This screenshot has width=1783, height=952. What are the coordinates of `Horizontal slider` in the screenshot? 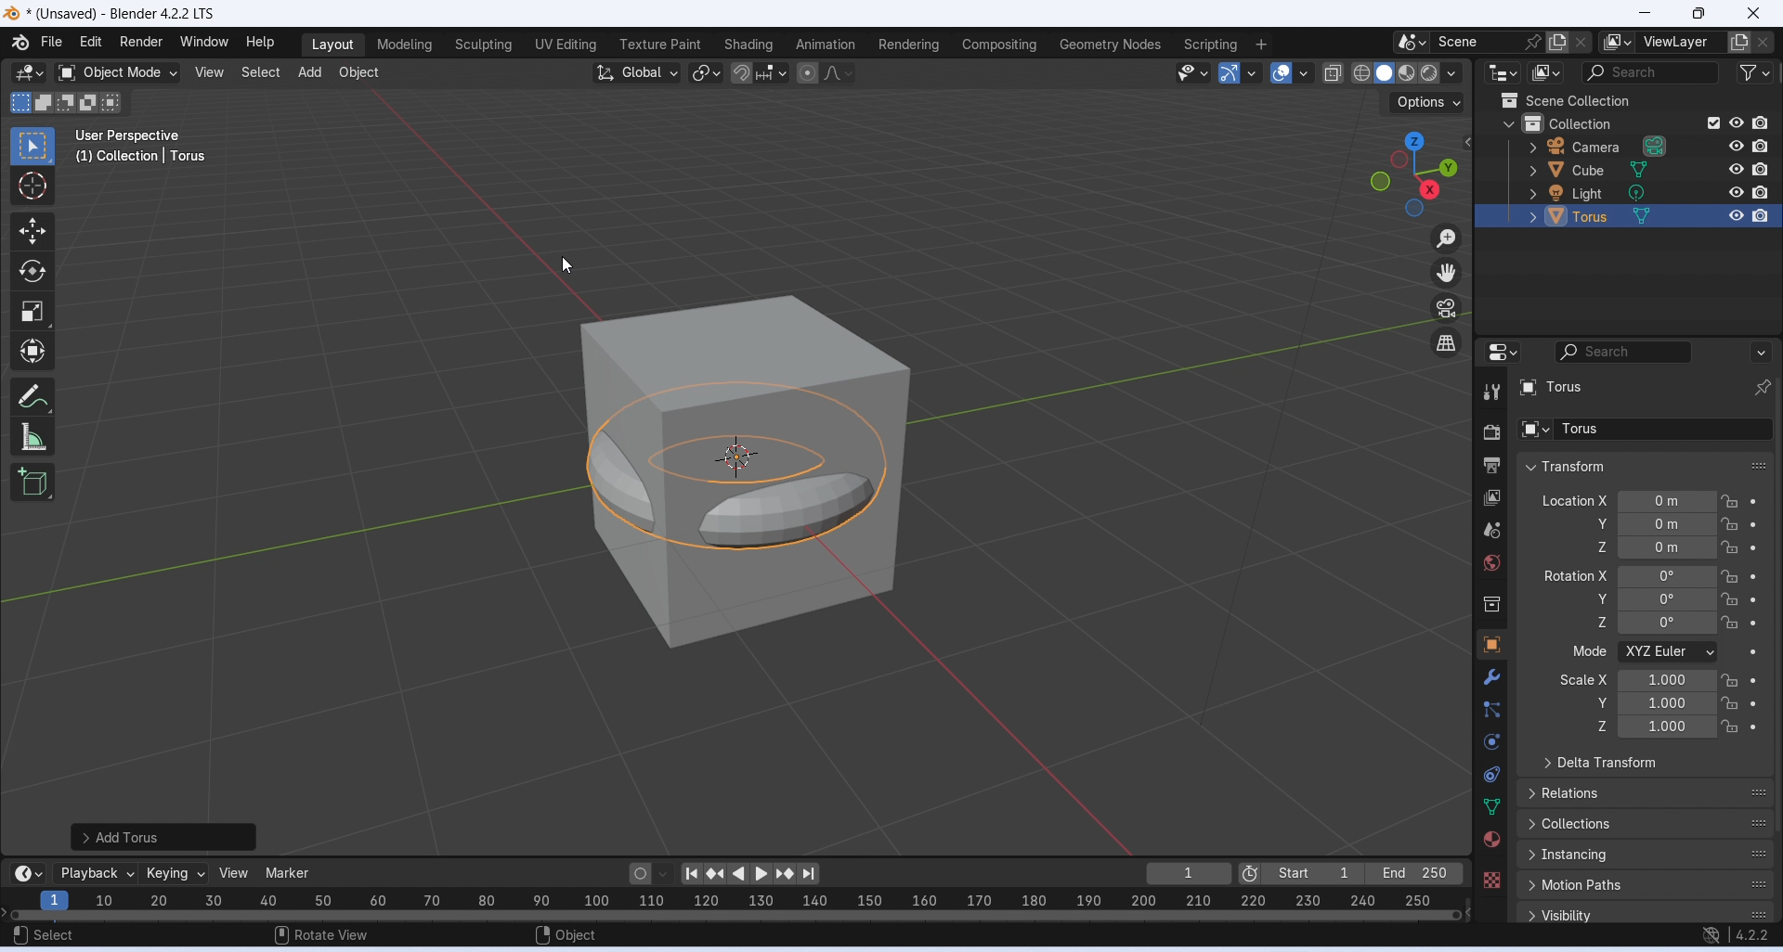 It's located at (738, 915).